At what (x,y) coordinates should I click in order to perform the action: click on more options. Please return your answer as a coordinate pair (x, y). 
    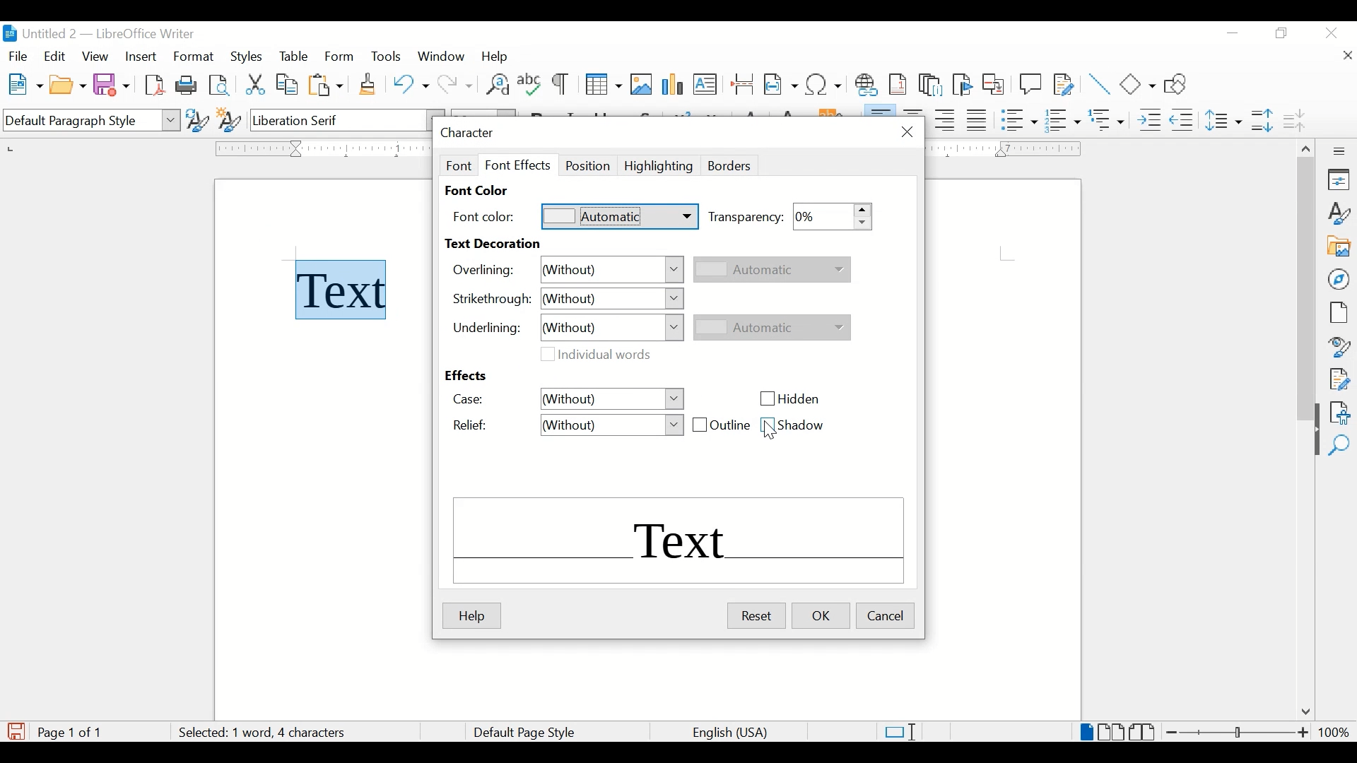
    Looking at the image, I should click on (1341, 151).